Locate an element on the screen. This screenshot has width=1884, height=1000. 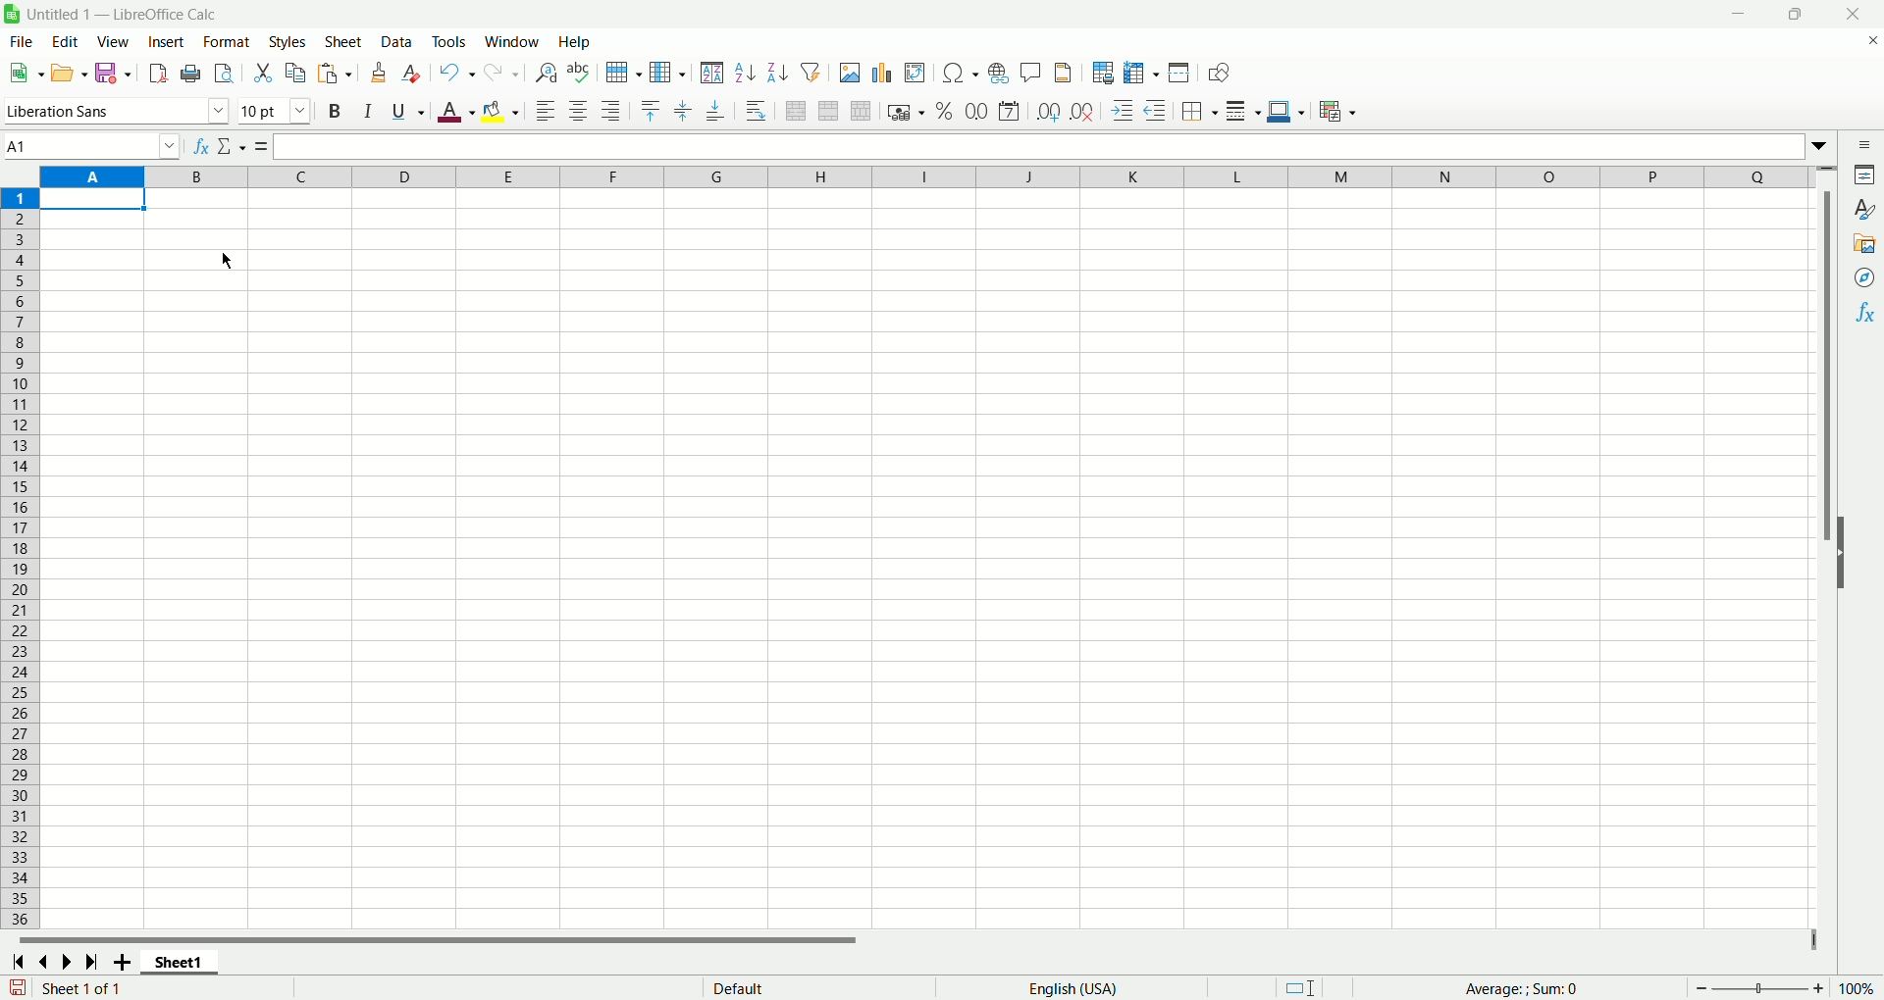
split windows is located at coordinates (1180, 75).